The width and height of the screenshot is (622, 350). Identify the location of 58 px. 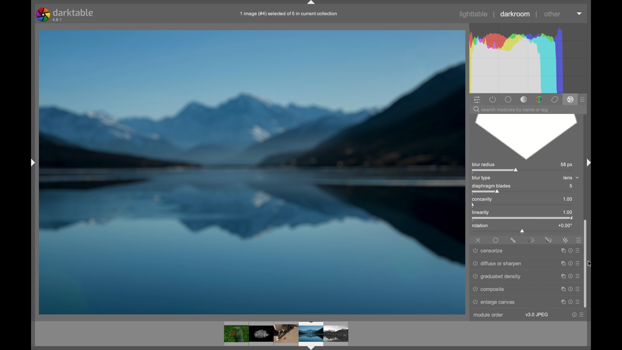
(567, 165).